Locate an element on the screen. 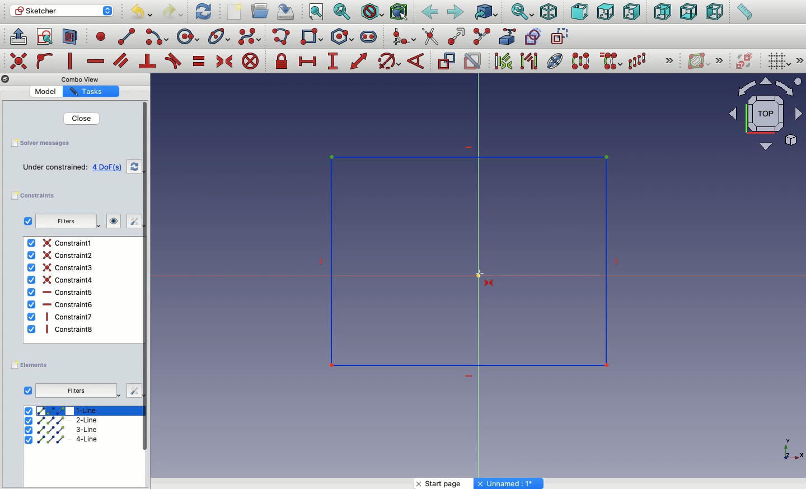 The width and height of the screenshot is (806, 489). 4-line is located at coordinates (62, 439).